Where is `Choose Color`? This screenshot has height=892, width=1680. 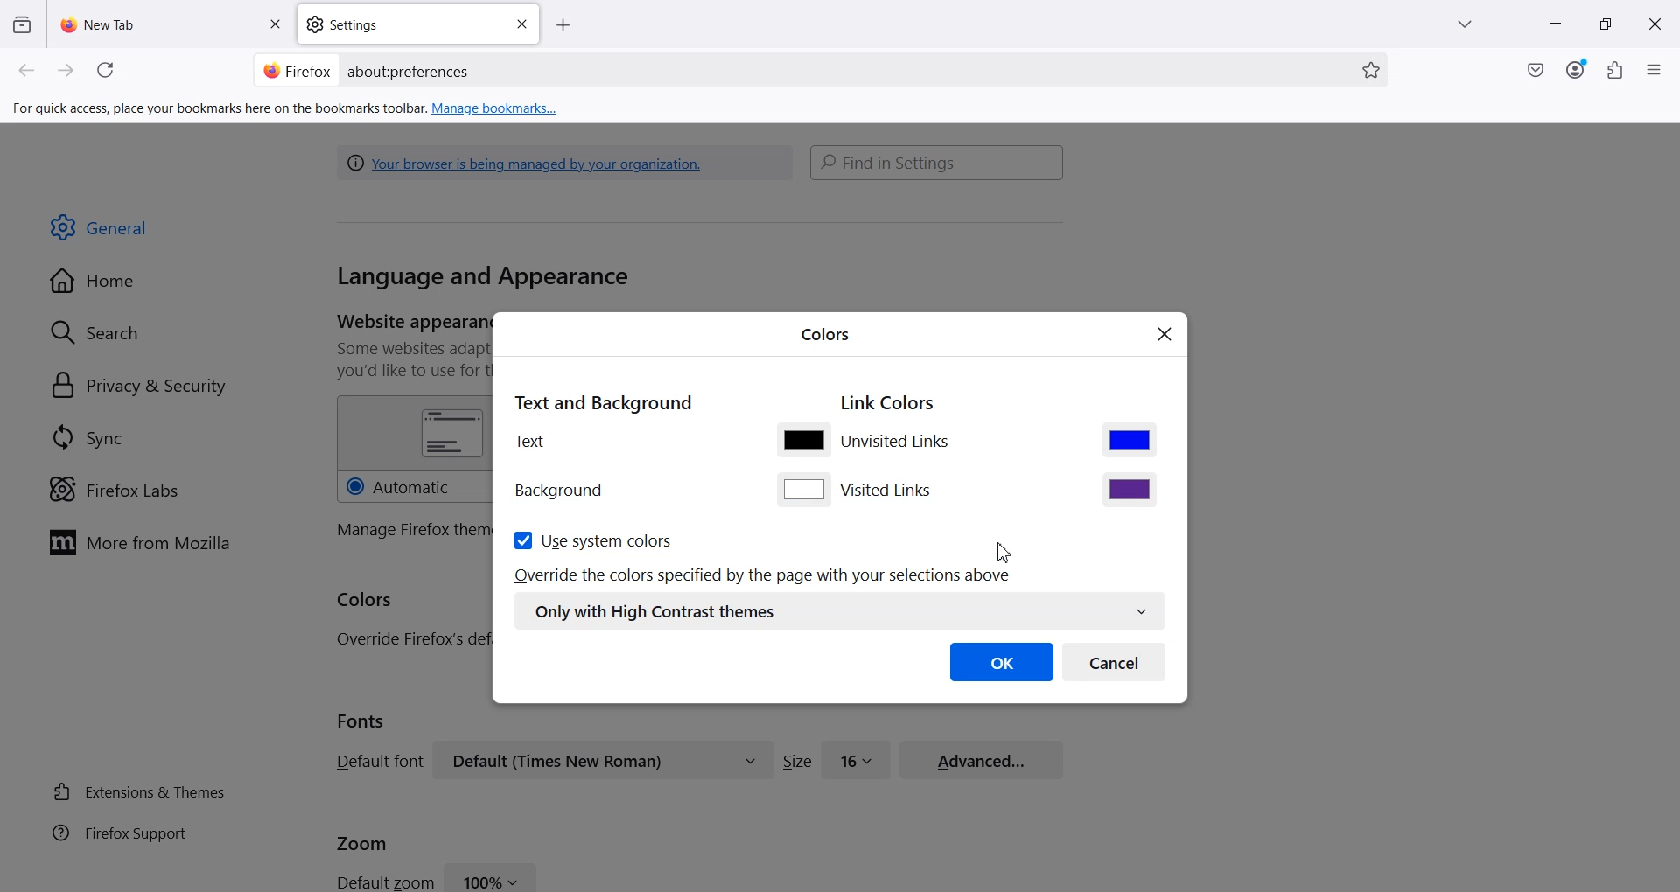 Choose Color is located at coordinates (802, 439).